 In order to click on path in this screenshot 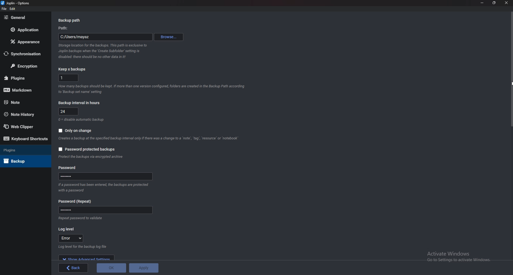, I will do `click(105, 38)`.